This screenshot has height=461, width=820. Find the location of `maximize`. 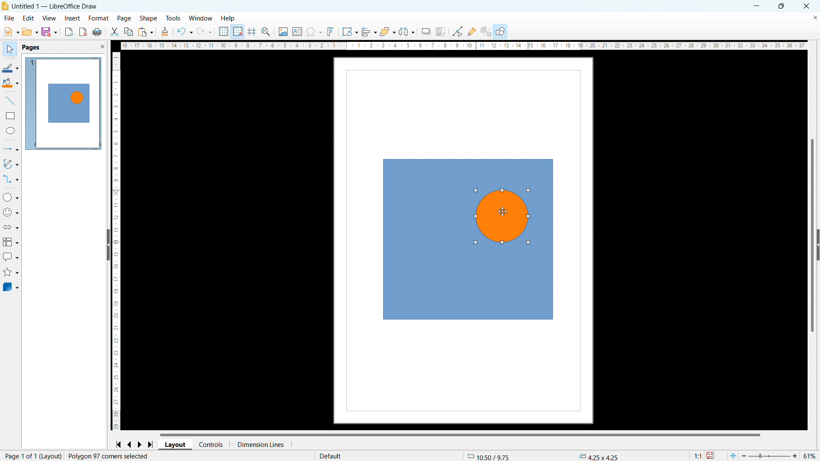

maximize is located at coordinates (782, 6).